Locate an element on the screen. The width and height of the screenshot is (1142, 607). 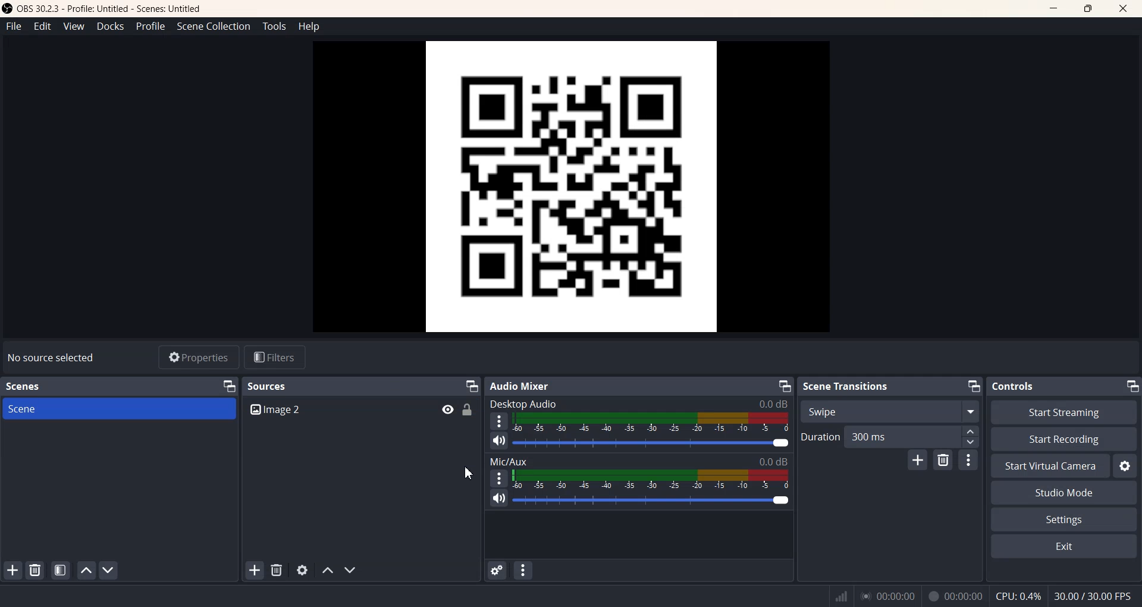
Settings is located at coordinates (1064, 520).